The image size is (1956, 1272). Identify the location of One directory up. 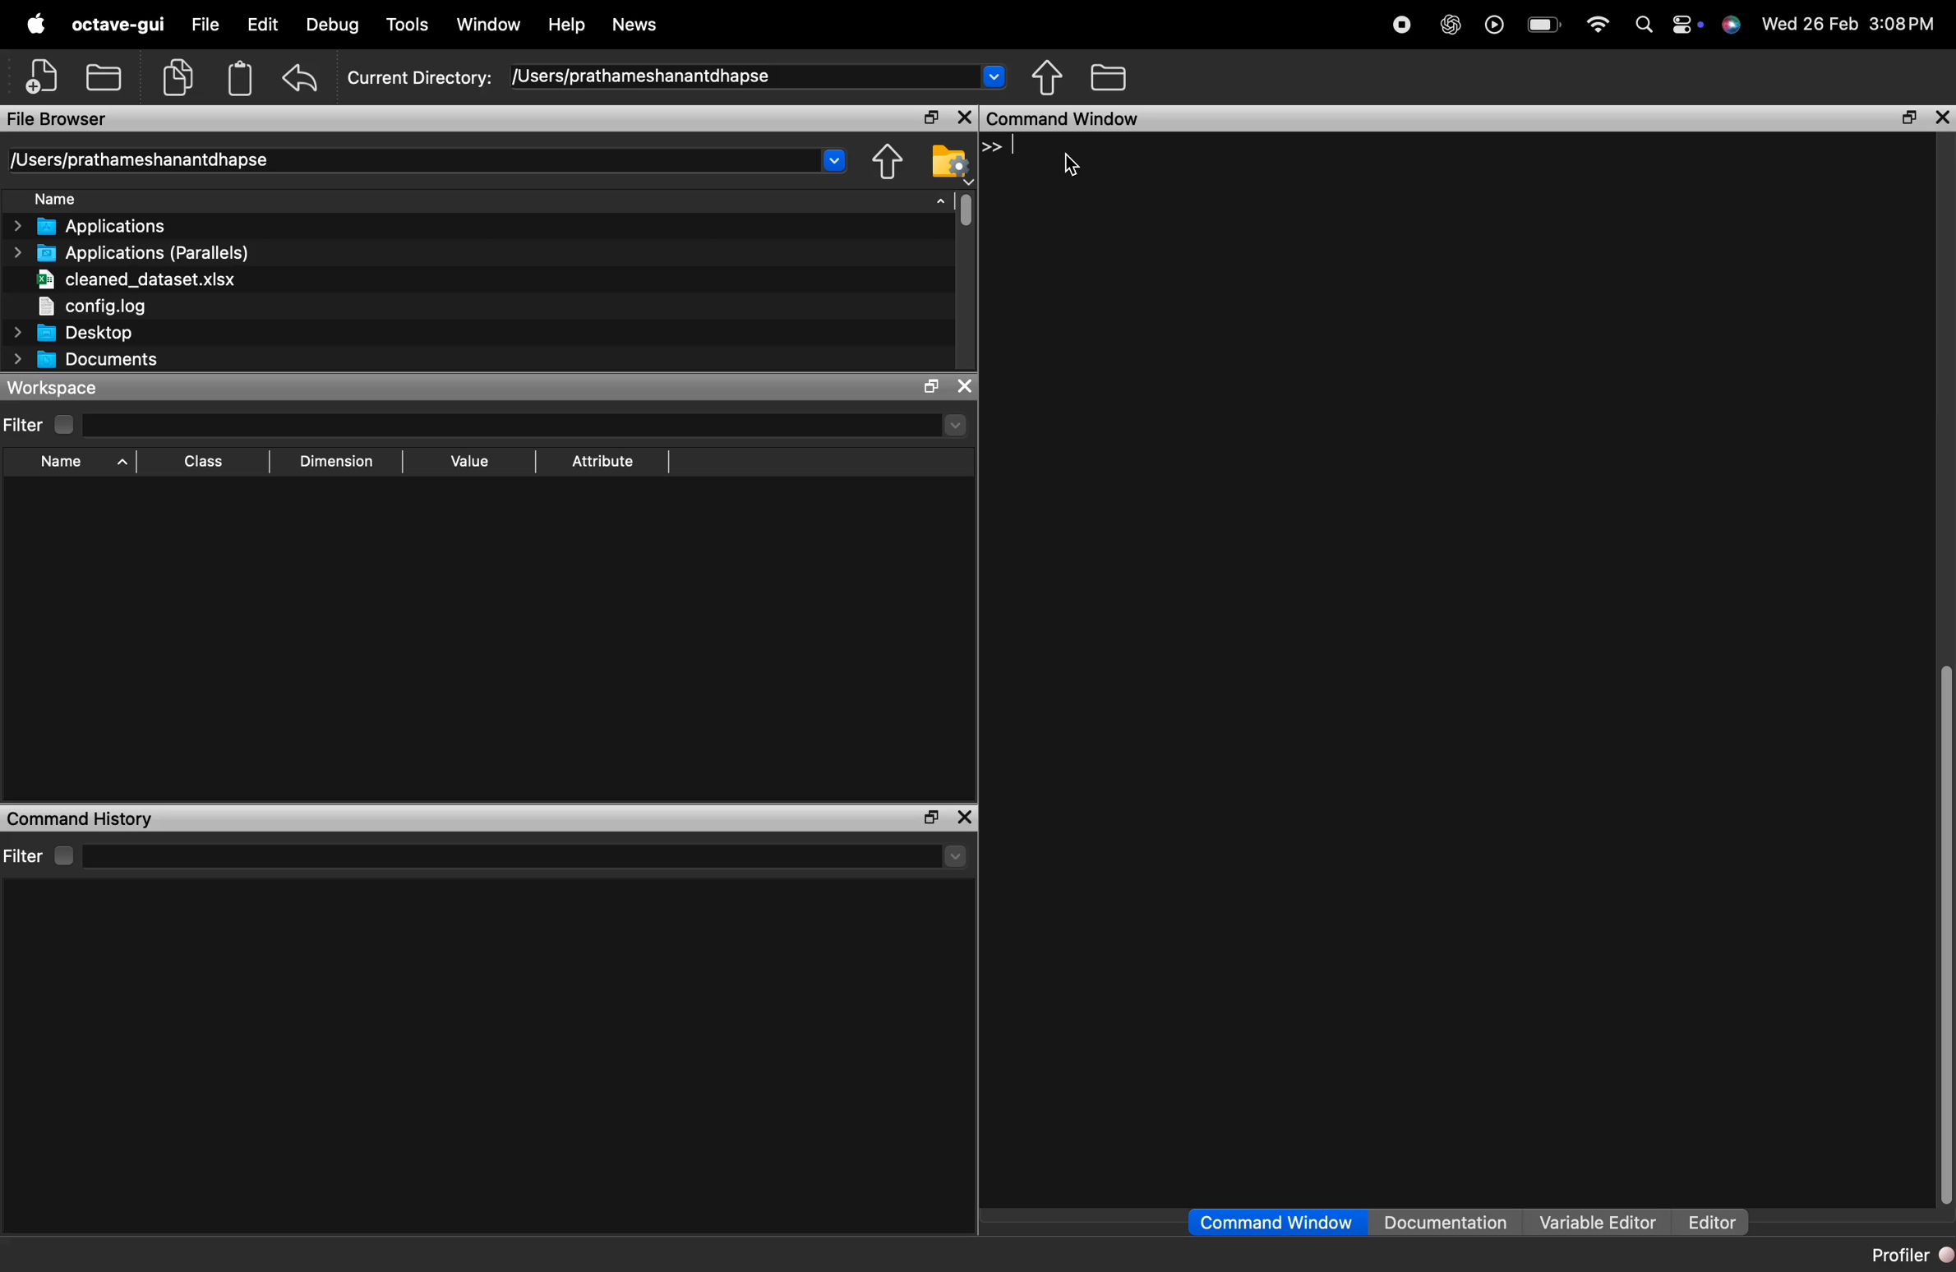
(1108, 78).